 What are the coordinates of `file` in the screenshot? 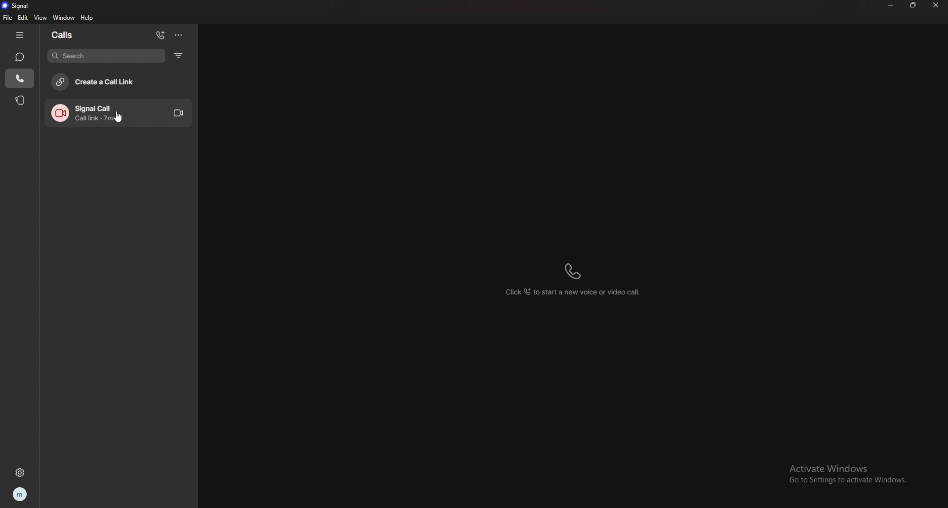 It's located at (7, 18).